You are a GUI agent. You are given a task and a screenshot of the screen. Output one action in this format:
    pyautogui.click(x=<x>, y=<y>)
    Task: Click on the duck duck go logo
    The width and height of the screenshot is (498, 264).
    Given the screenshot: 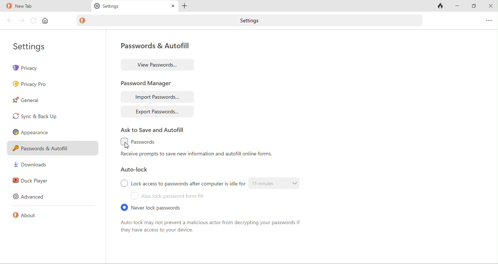 What is the action you would take?
    pyautogui.click(x=8, y=5)
    